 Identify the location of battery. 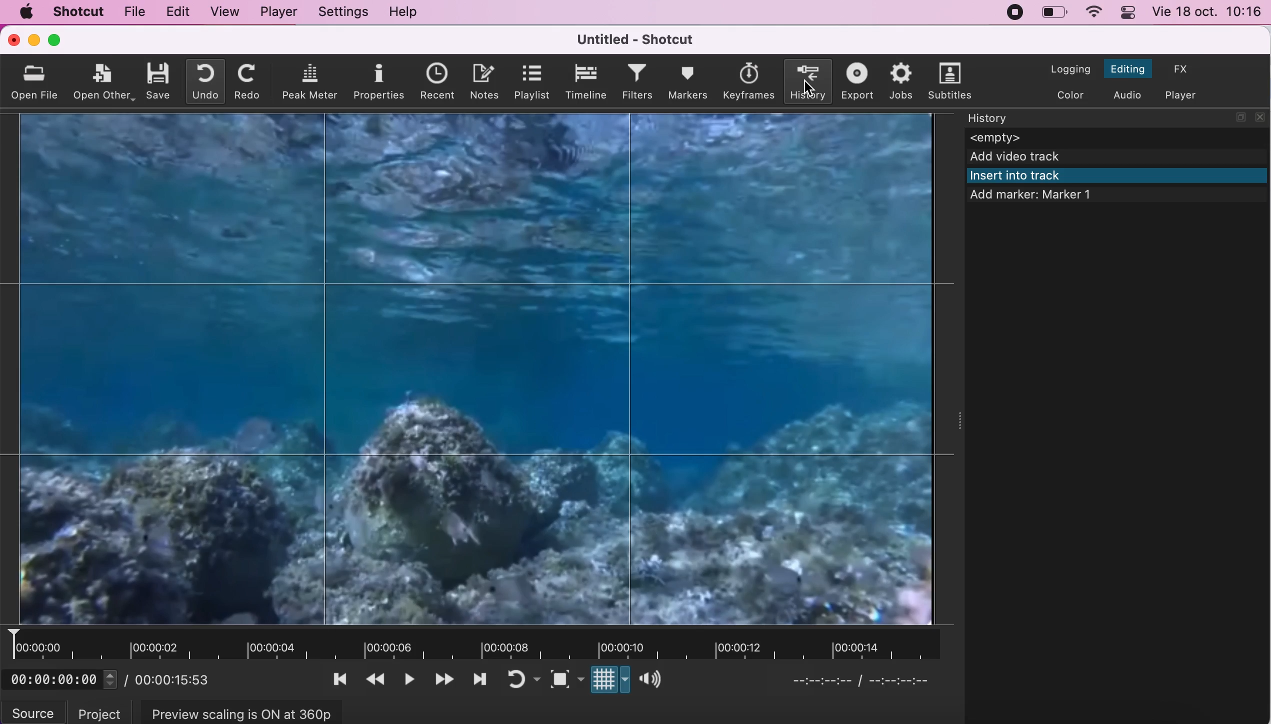
(1056, 14).